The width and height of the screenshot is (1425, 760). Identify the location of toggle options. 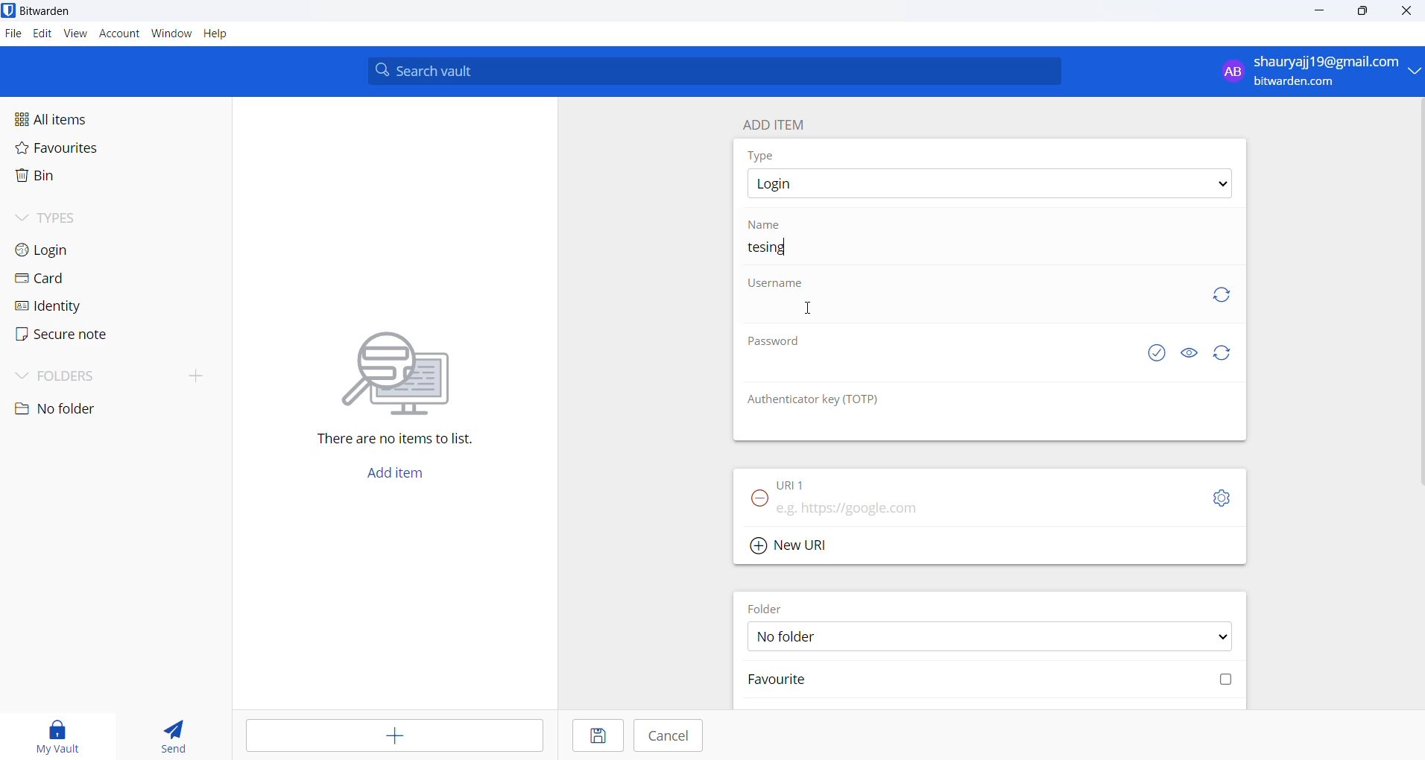
(1222, 498).